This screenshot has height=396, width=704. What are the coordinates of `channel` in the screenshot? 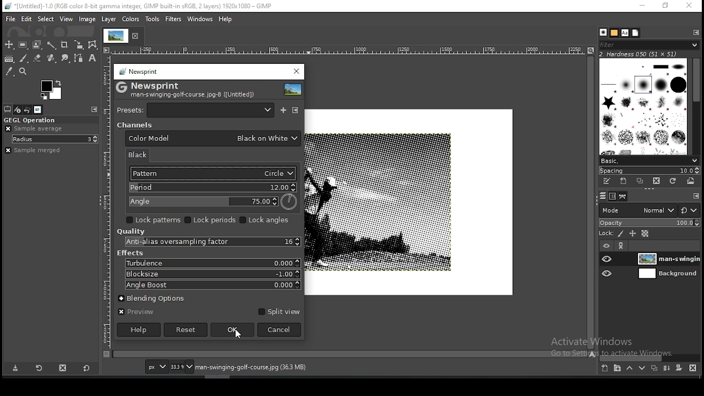 It's located at (134, 125).